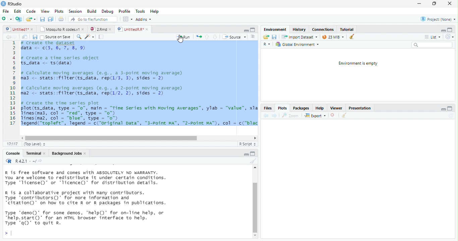 This screenshot has width=458, height=241. Describe the element at coordinates (255, 236) in the screenshot. I see `scrollbar down` at that location.